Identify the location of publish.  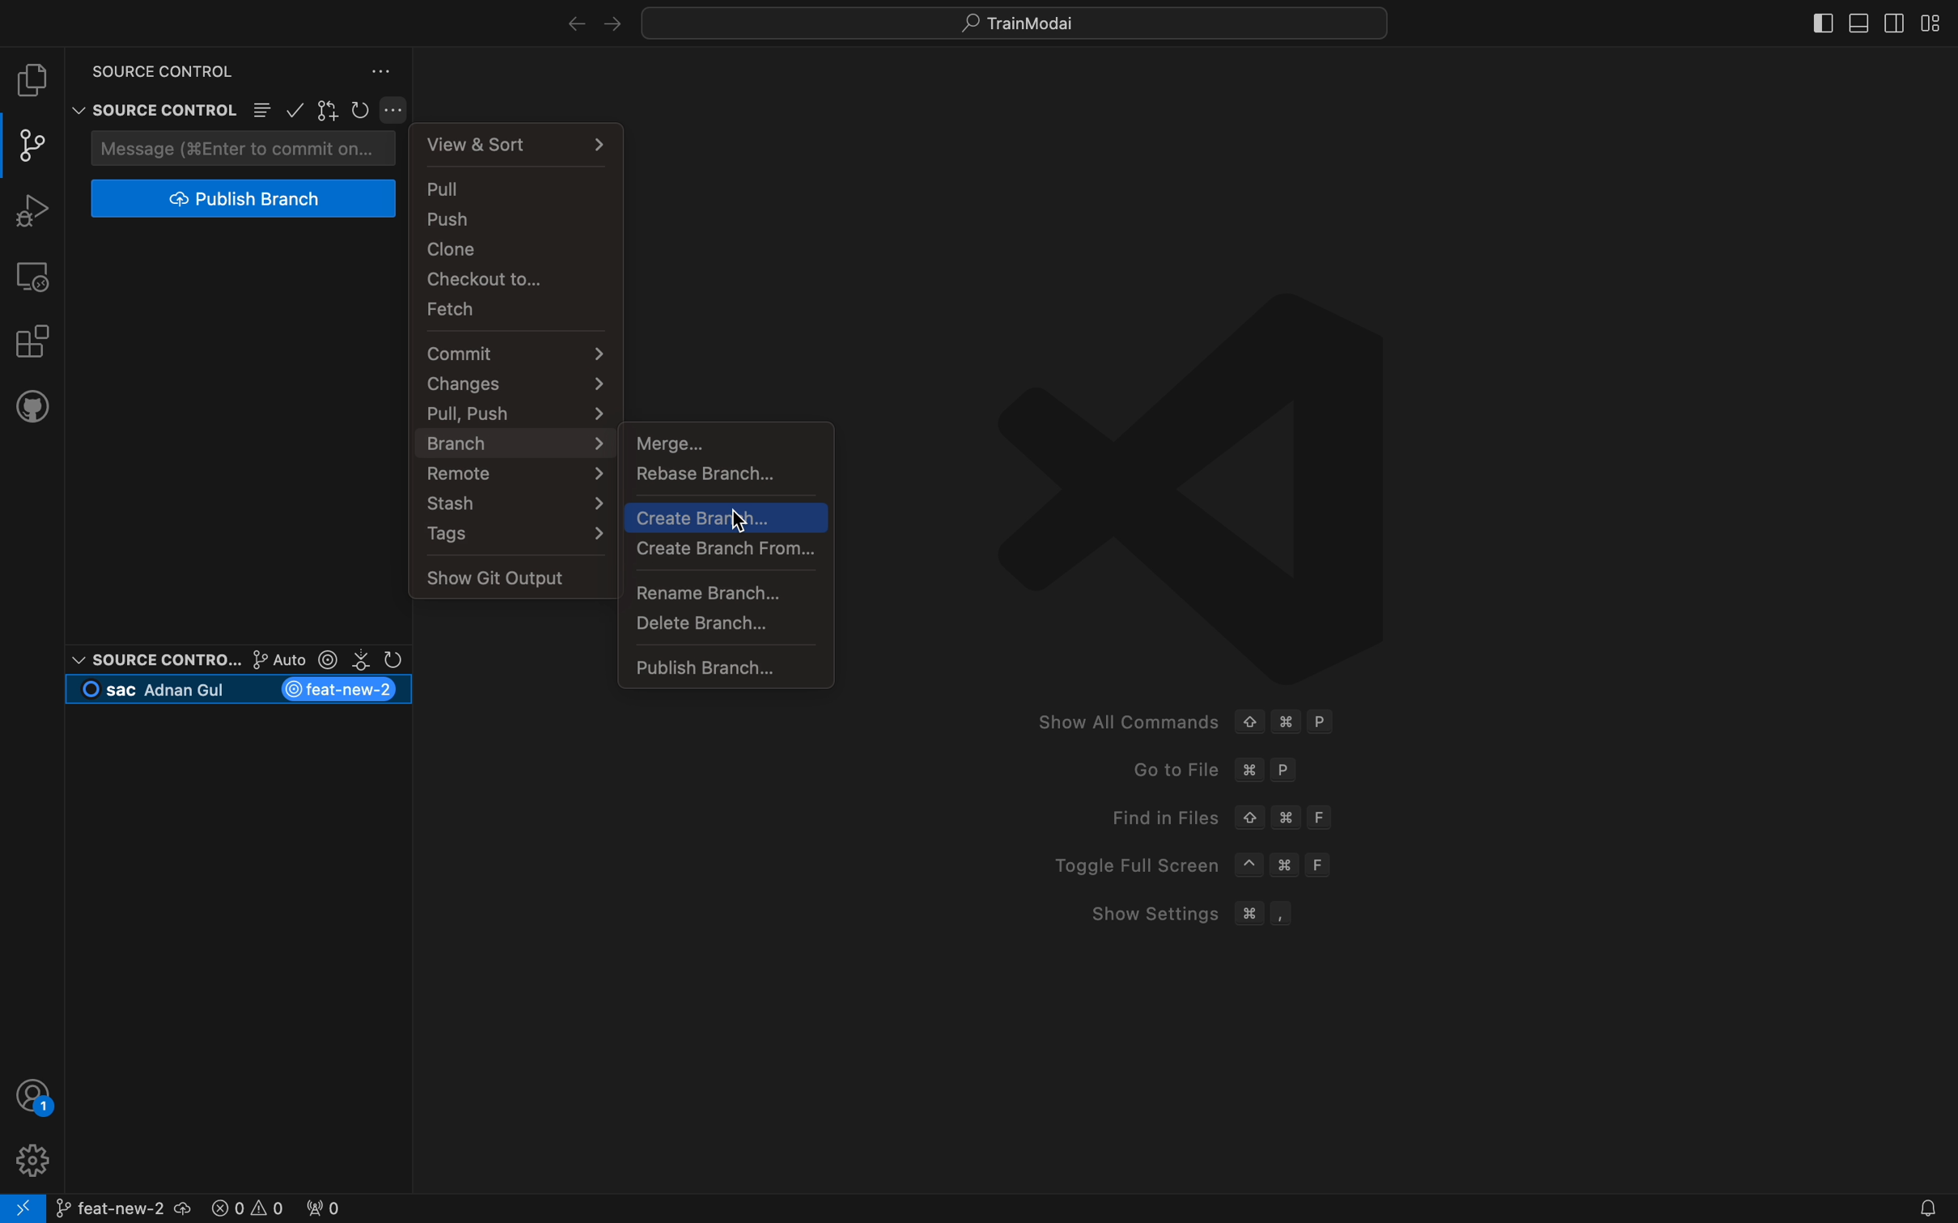
(246, 199).